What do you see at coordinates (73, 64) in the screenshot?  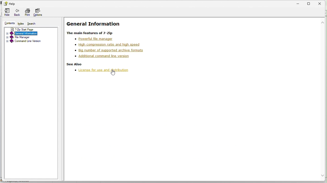 I see `see also` at bounding box center [73, 64].